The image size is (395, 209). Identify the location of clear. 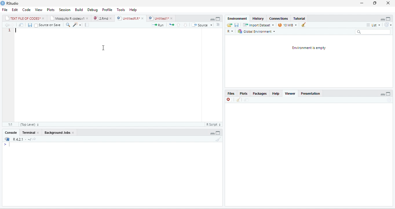
(218, 139).